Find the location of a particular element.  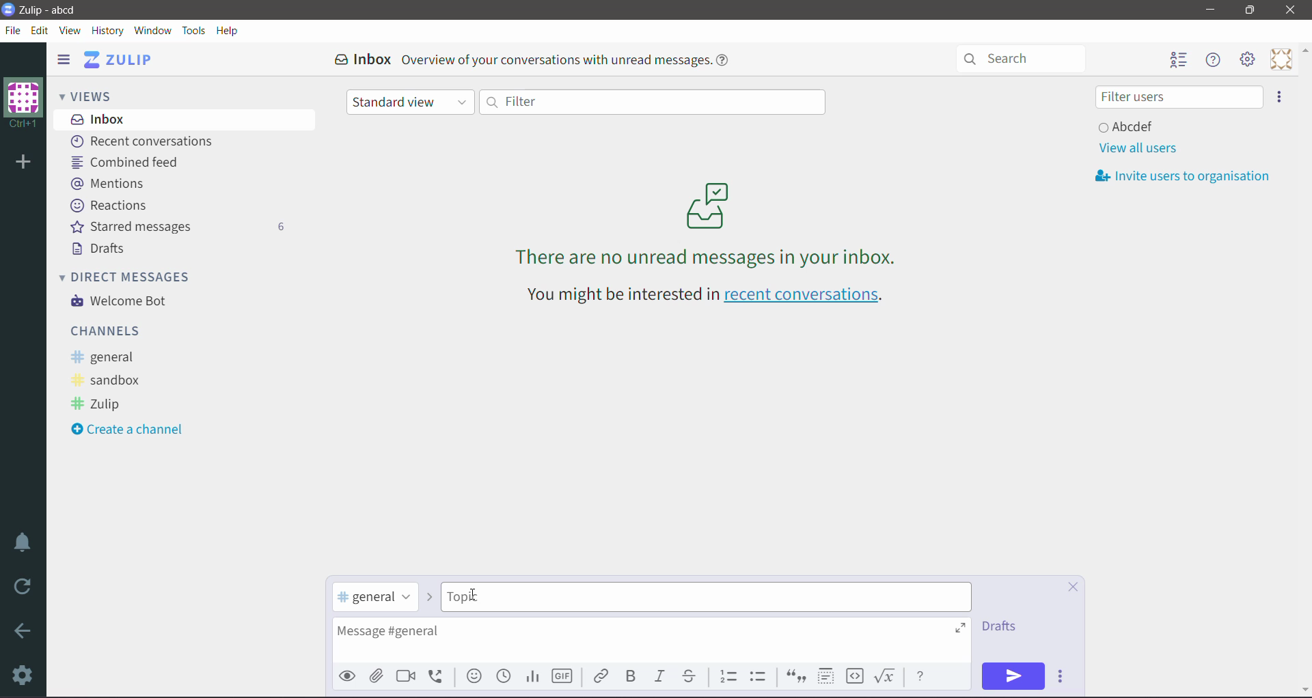

Settings is located at coordinates (24, 675).